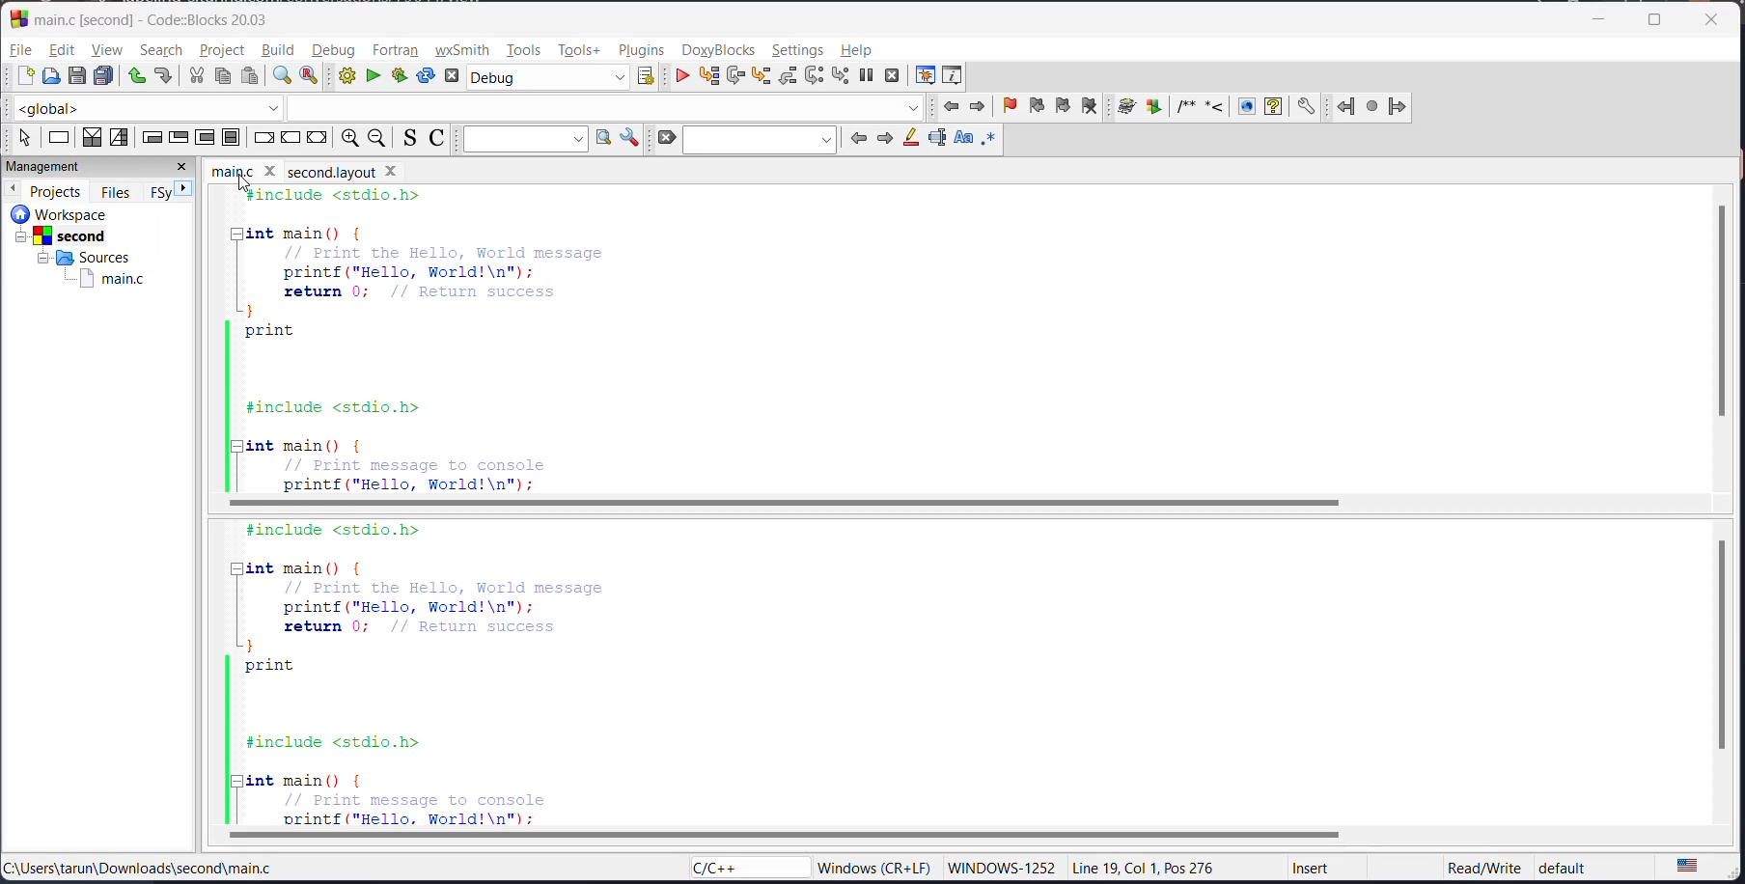 The height and width of the screenshot is (884, 1745). Describe the element at coordinates (24, 76) in the screenshot. I see `new` at that location.